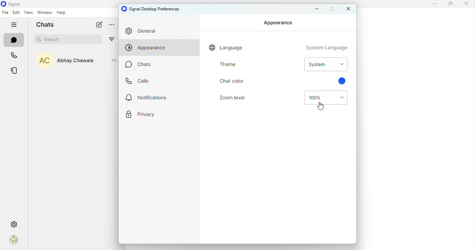 This screenshot has height=250, width=475. Describe the element at coordinates (324, 65) in the screenshot. I see `Drop down` at that location.